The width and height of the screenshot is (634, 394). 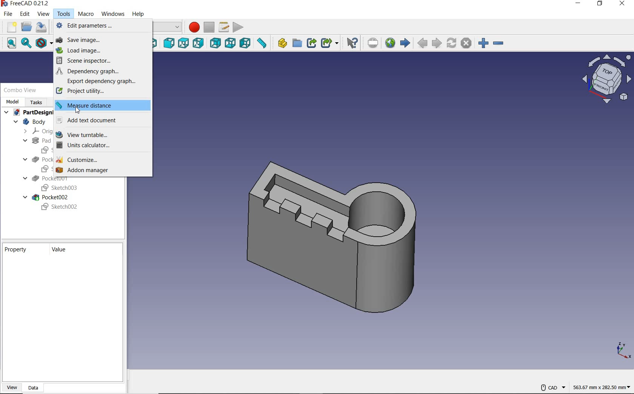 What do you see at coordinates (100, 60) in the screenshot?
I see `SCENE INSPECTOR` at bounding box center [100, 60].